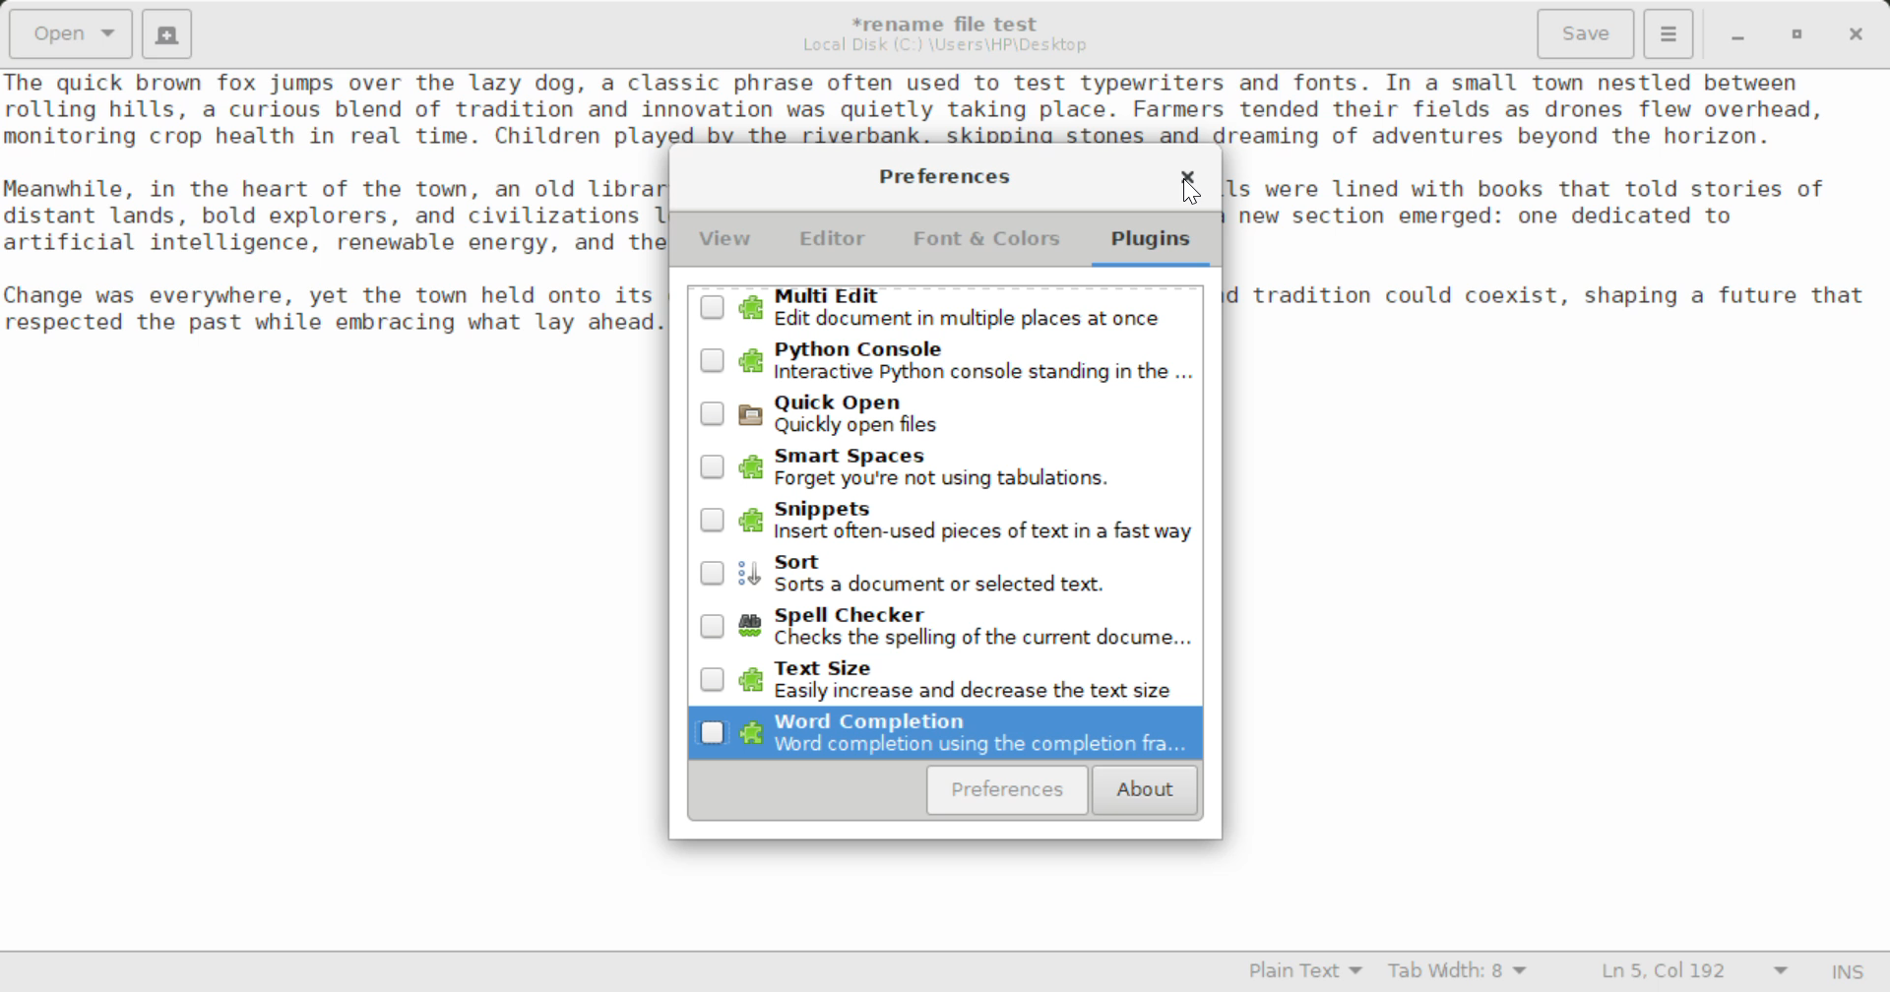 The image size is (1890, 992). I want to click on Save, so click(1588, 34).